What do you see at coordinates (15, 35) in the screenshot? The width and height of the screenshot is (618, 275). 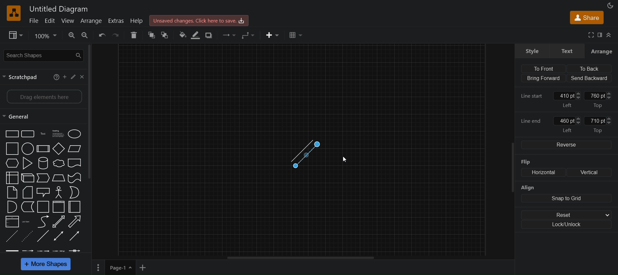 I see `view` at bounding box center [15, 35].